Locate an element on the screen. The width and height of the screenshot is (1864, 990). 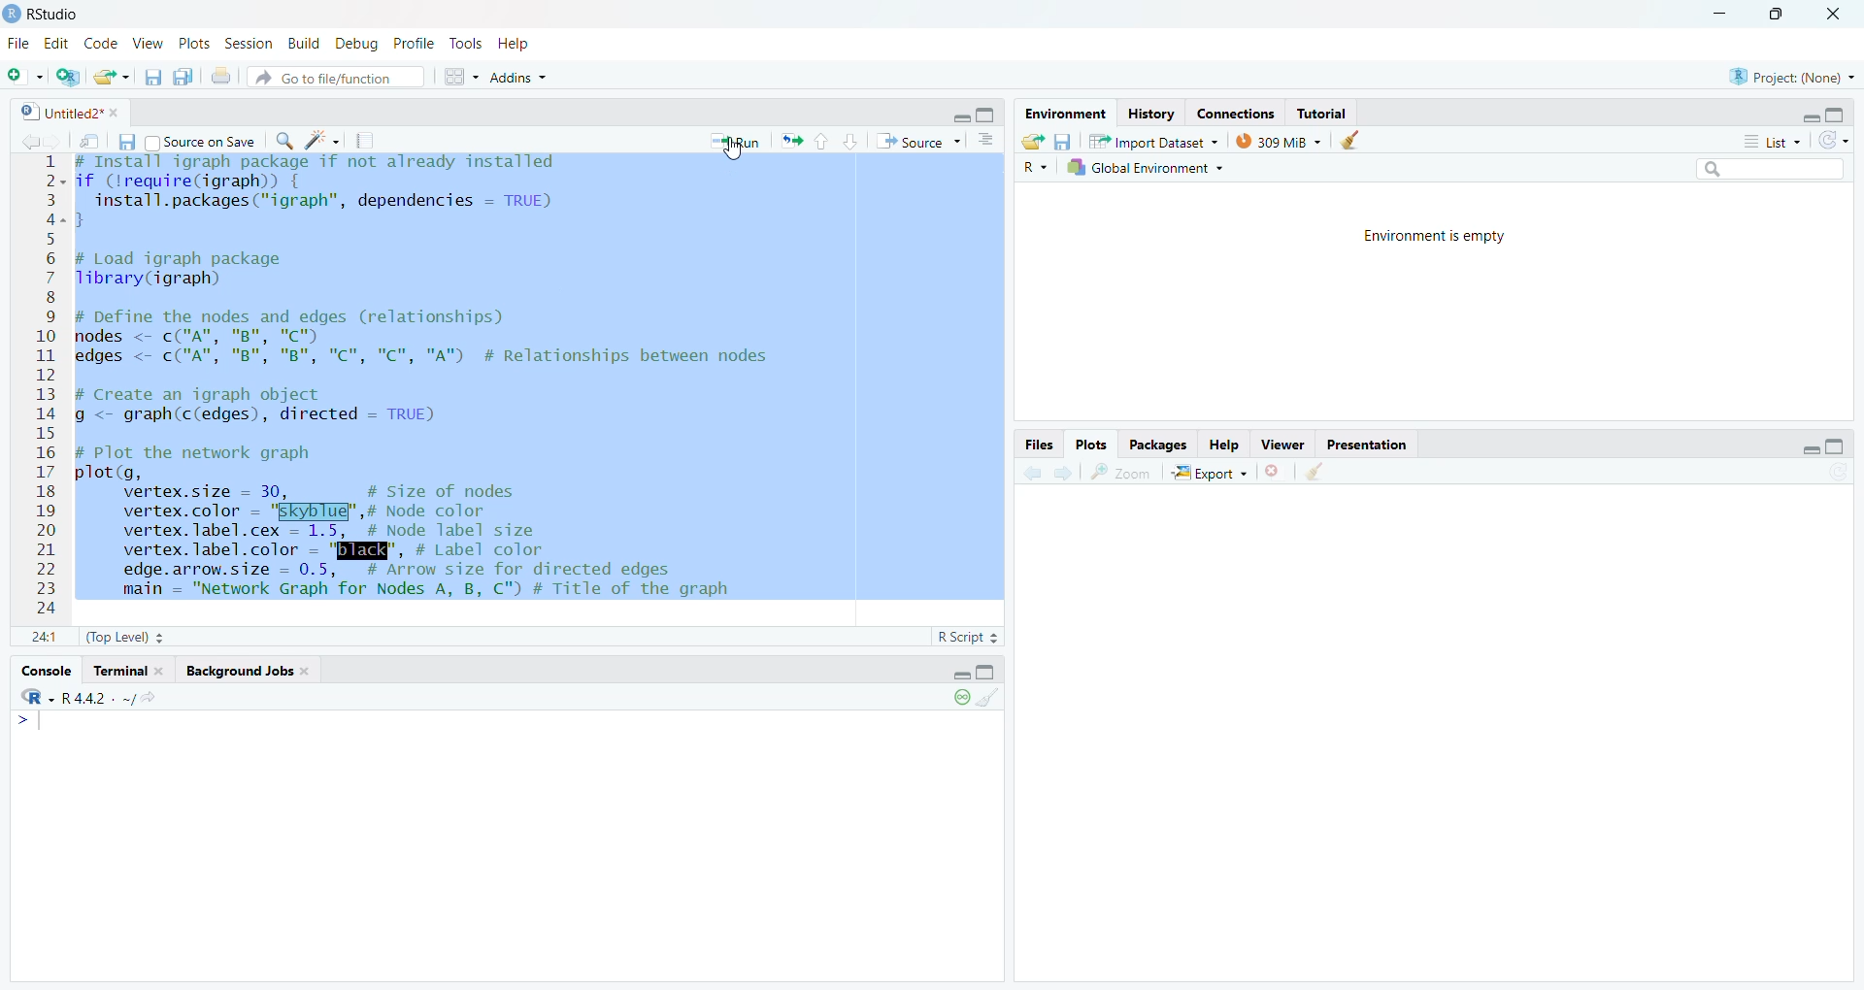
copy is located at coordinates (180, 79).